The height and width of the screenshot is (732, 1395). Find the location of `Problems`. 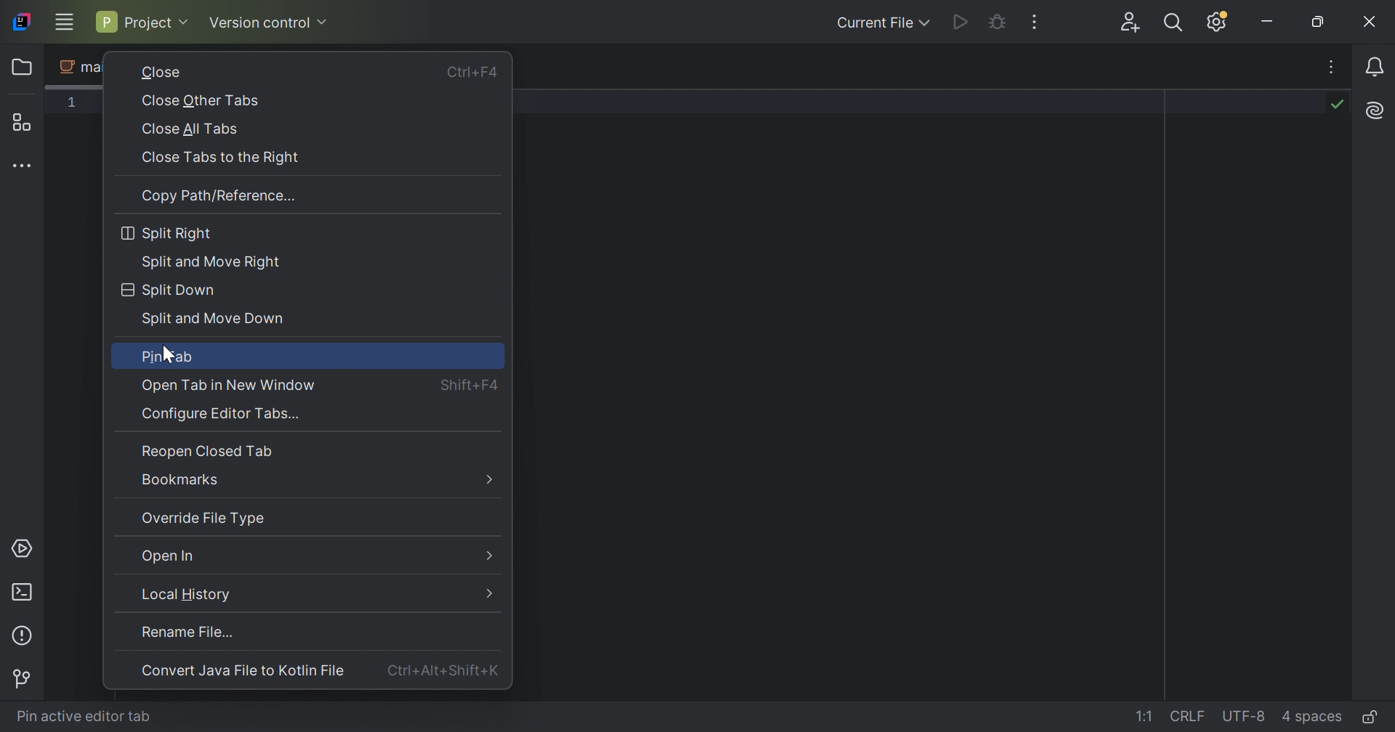

Problems is located at coordinates (25, 636).